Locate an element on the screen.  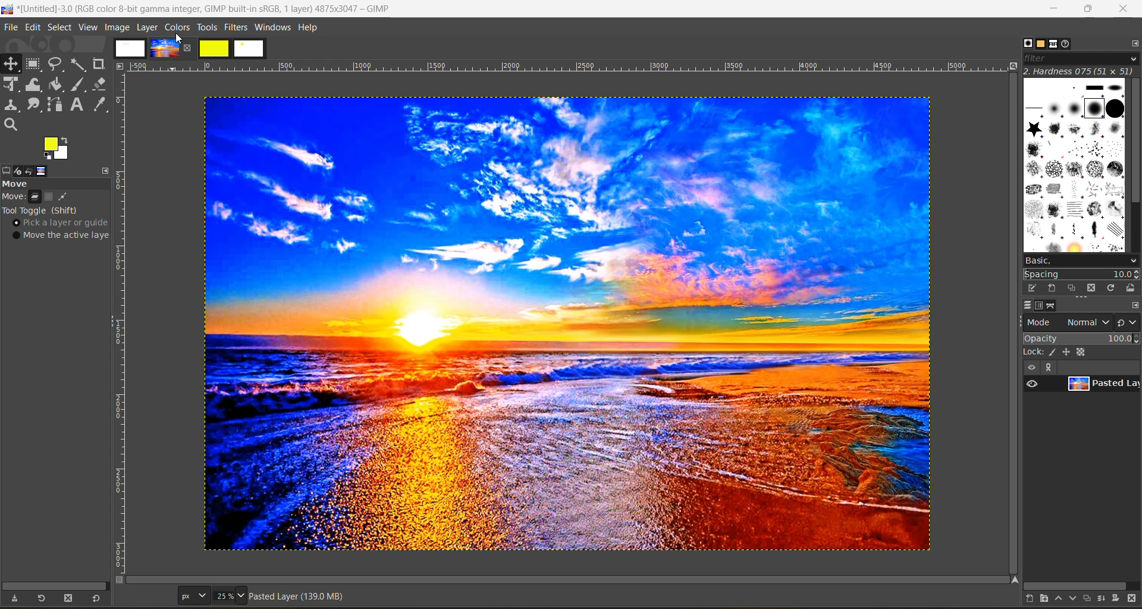
device status is located at coordinates (16, 171).